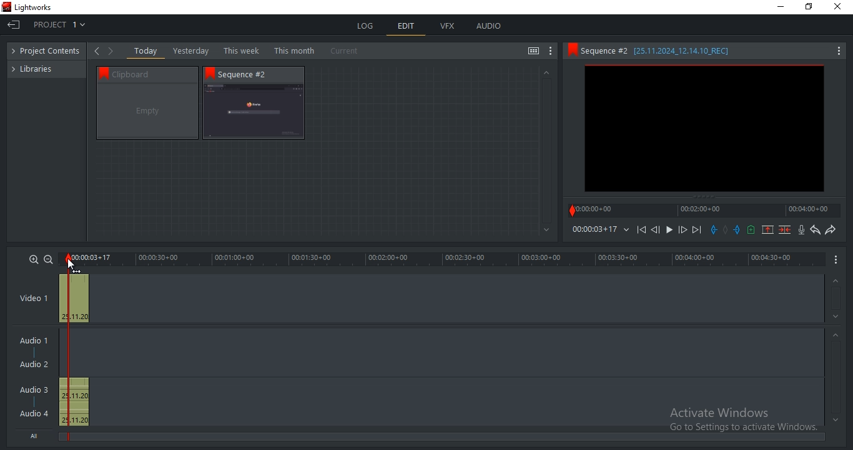 The height and width of the screenshot is (450, 853). I want to click on Sequence 2 details, so click(667, 50).